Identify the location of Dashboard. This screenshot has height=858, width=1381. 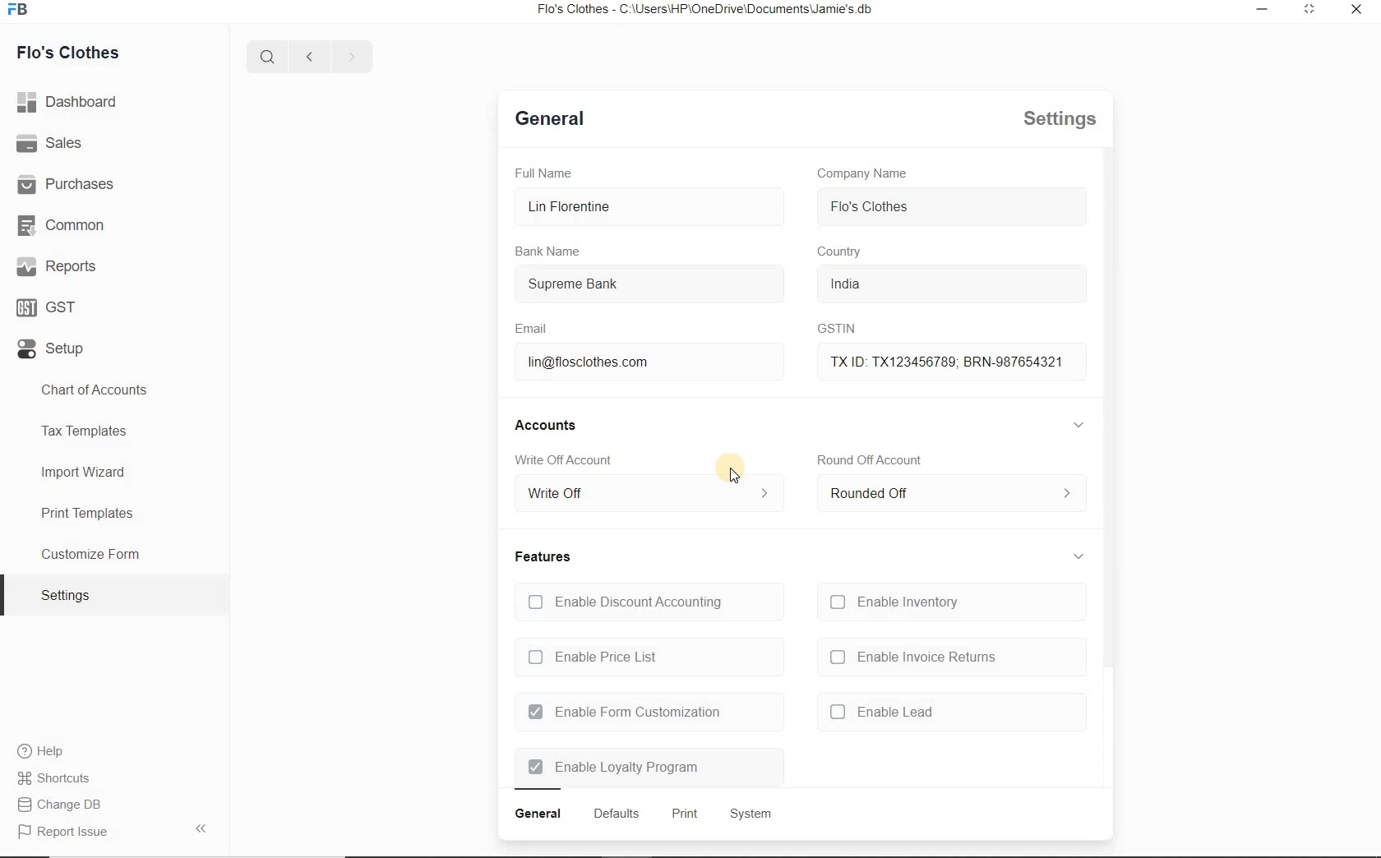
(68, 102).